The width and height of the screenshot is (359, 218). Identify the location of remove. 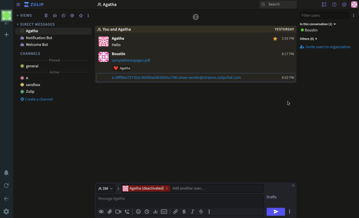
(167, 189).